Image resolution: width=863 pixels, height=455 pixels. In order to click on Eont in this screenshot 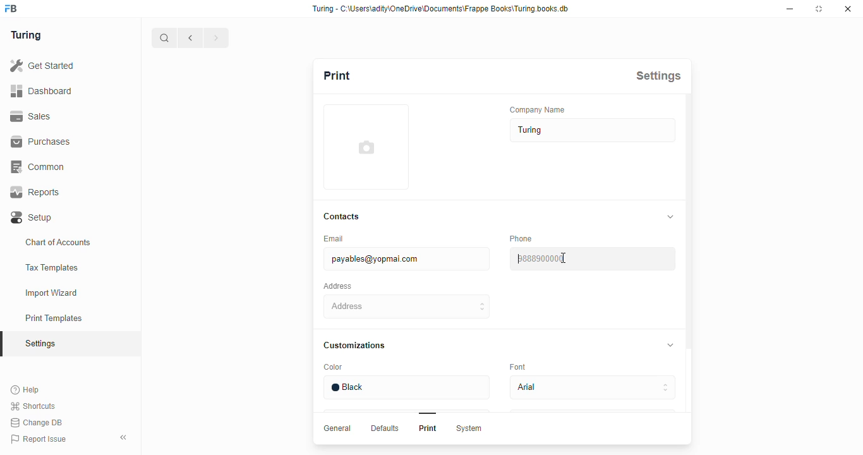, I will do `click(519, 365)`.